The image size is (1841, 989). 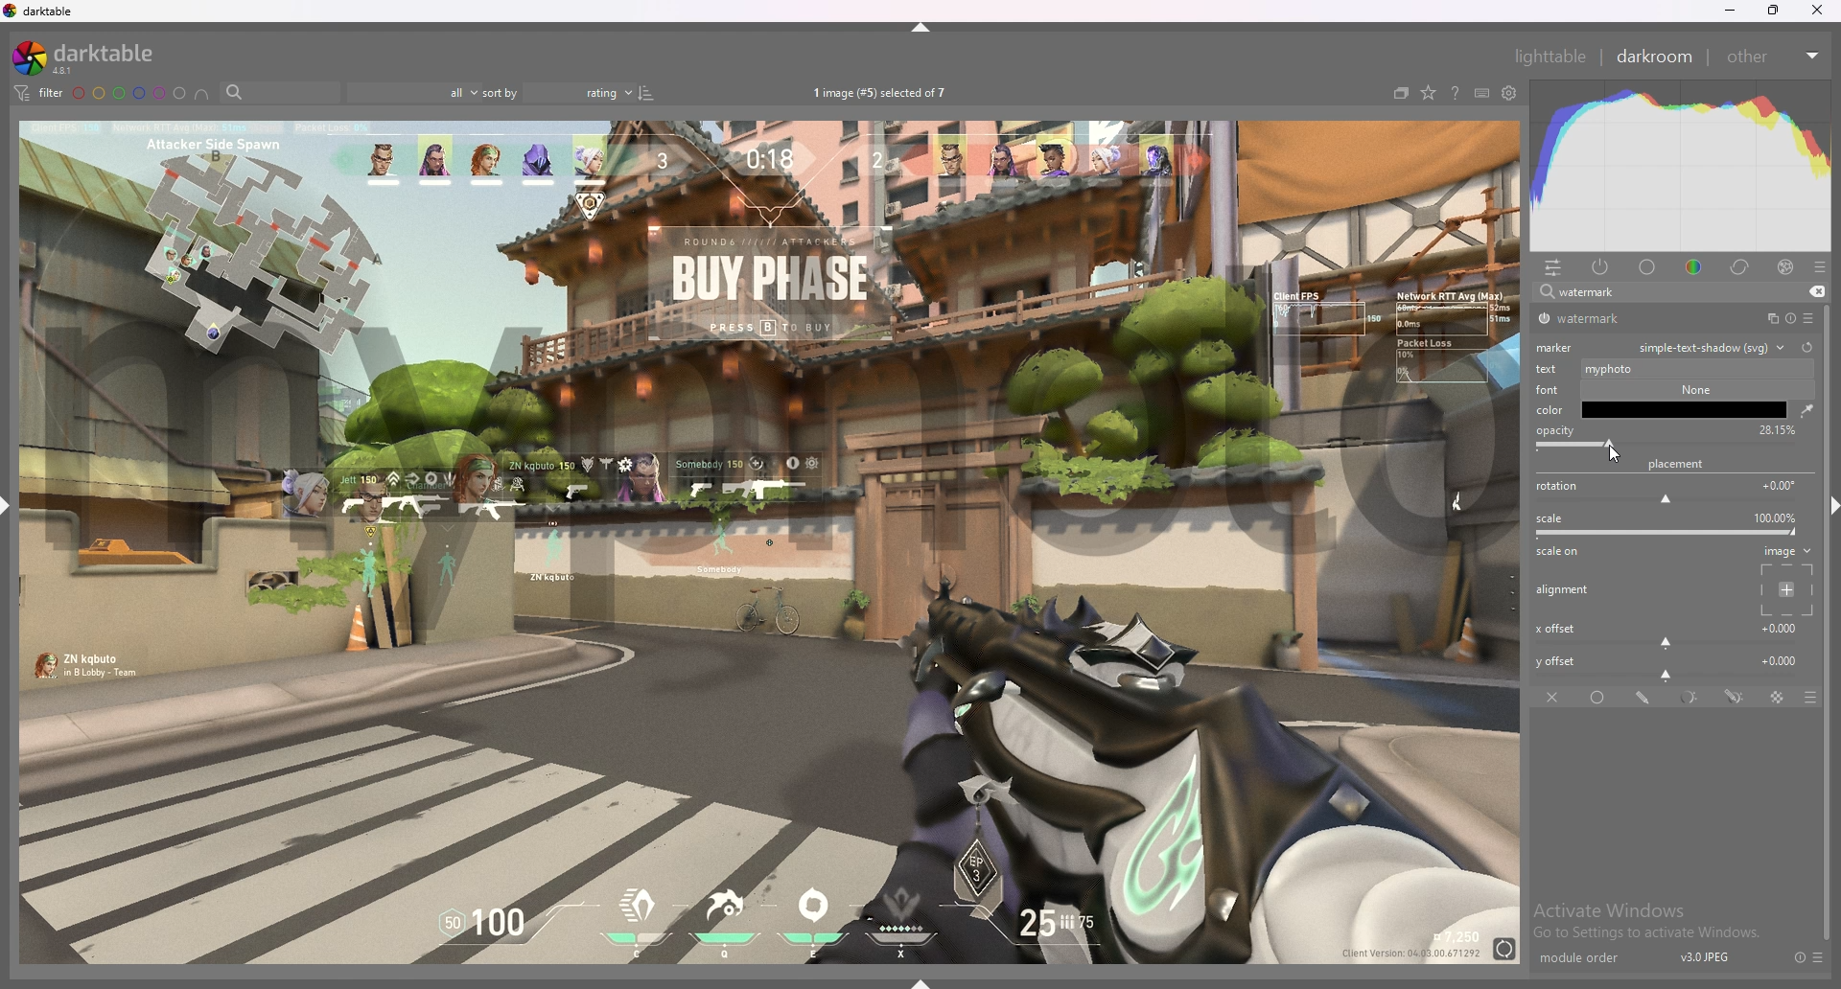 What do you see at coordinates (1688, 366) in the screenshot?
I see `fixed size text svg` at bounding box center [1688, 366].